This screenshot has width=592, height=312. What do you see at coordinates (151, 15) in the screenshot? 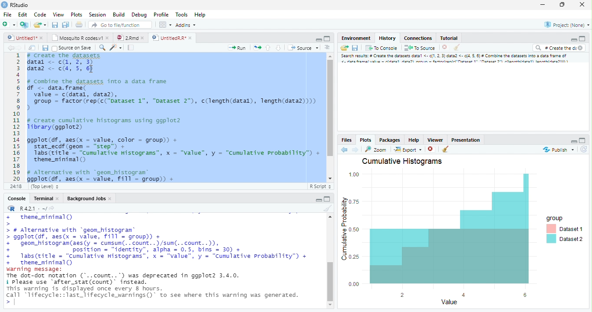
I see `Debug` at bounding box center [151, 15].